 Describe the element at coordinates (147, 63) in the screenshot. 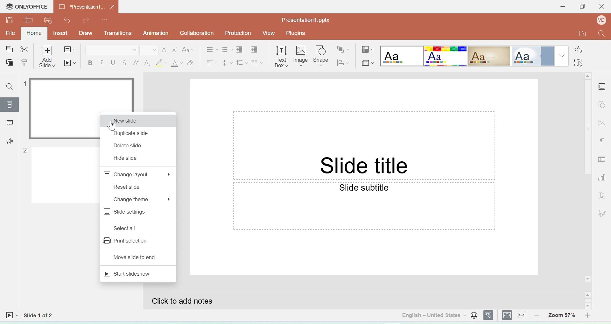

I see `Subscript` at that location.